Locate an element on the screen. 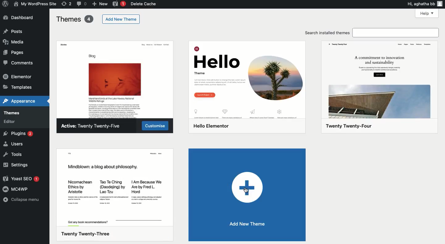 Image resolution: width=445 pixels, height=244 pixels. Themes 4 is located at coordinates (75, 19).